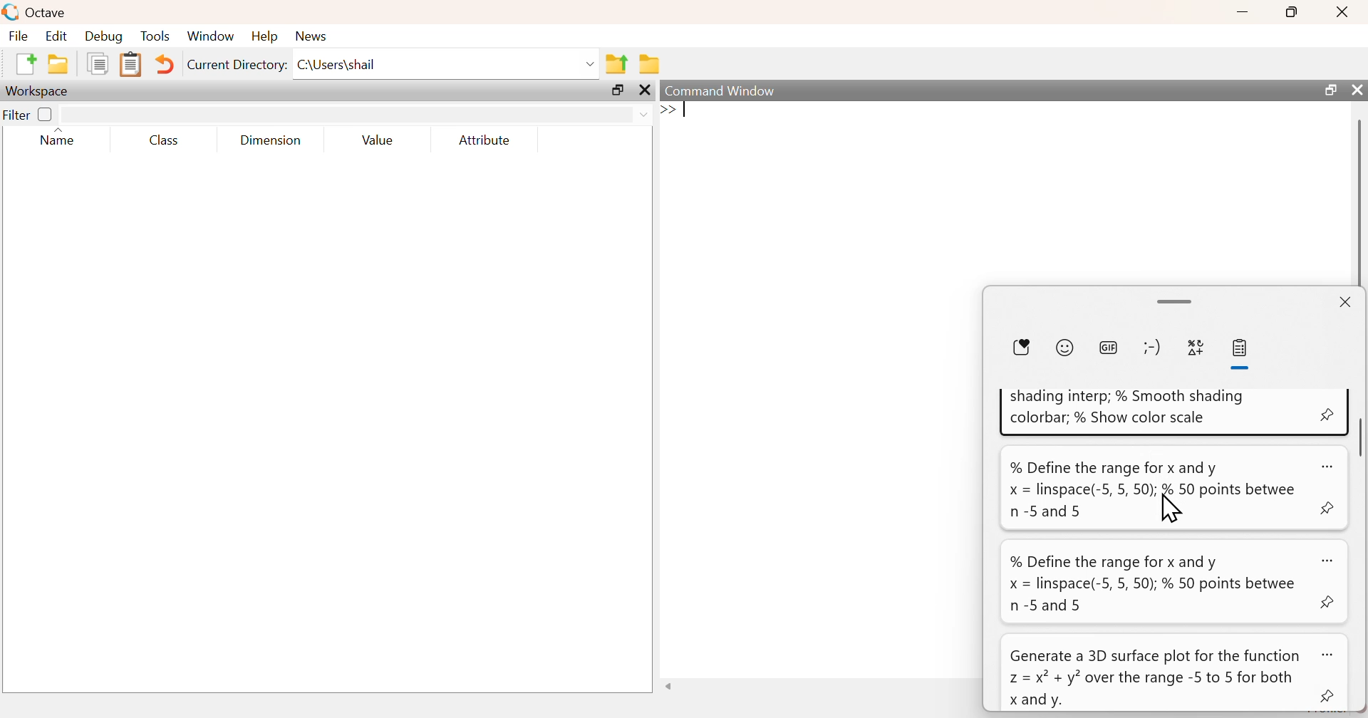 This screenshot has width=1368, height=718. Describe the element at coordinates (19, 35) in the screenshot. I see `File` at that location.